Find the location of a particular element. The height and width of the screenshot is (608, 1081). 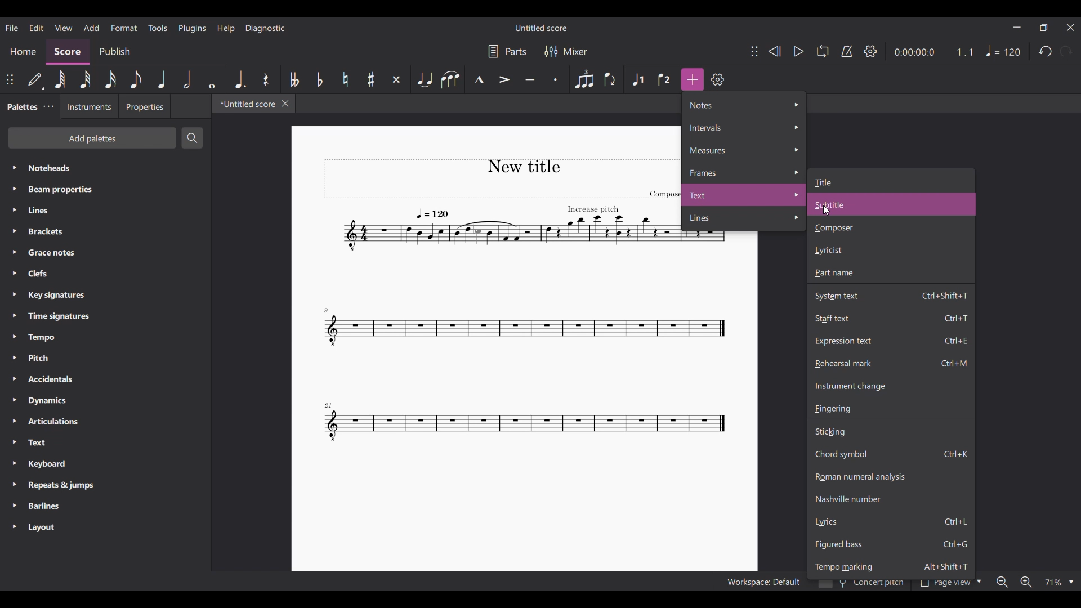

Cursor is located at coordinates (827, 211).